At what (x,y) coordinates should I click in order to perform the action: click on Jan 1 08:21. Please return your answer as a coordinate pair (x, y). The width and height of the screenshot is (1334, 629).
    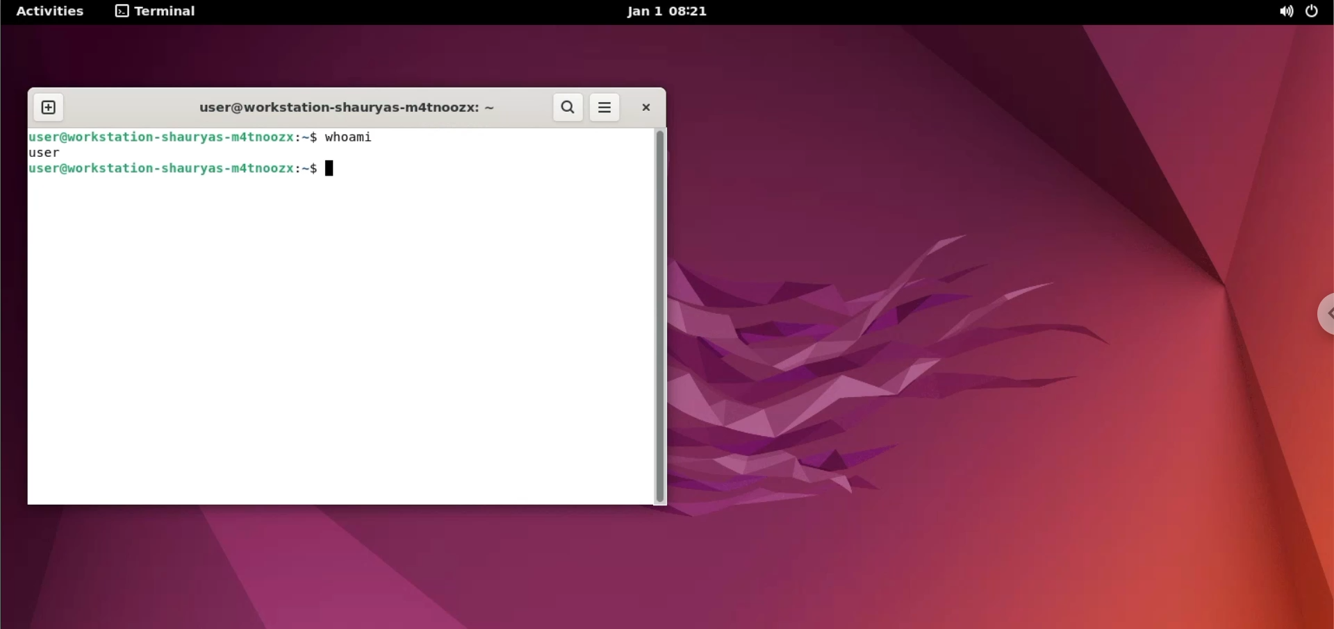
    Looking at the image, I should click on (673, 12).